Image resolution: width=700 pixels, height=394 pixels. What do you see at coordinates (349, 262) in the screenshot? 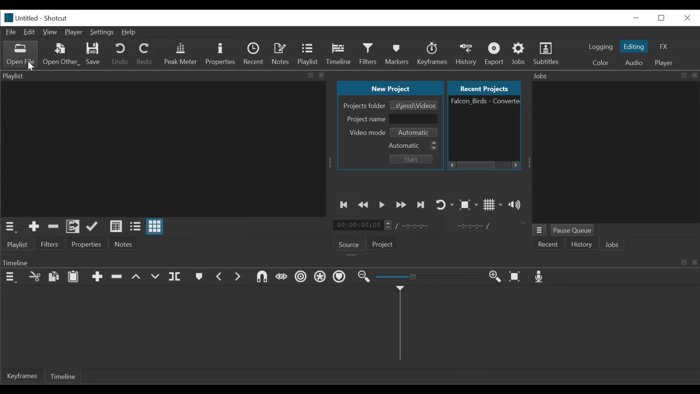
I see `Timeline Panel` at bounding box center [349, 262].